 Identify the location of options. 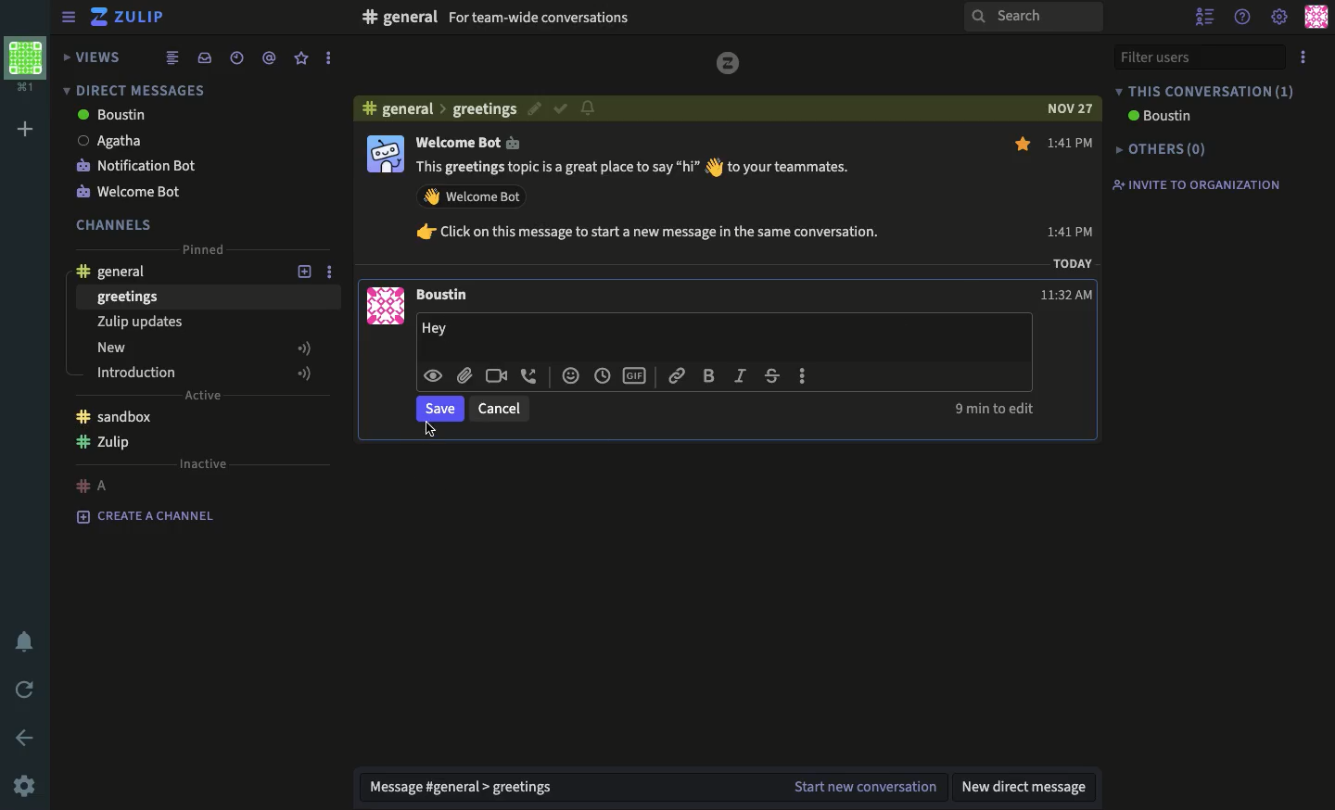
(1303, 57).